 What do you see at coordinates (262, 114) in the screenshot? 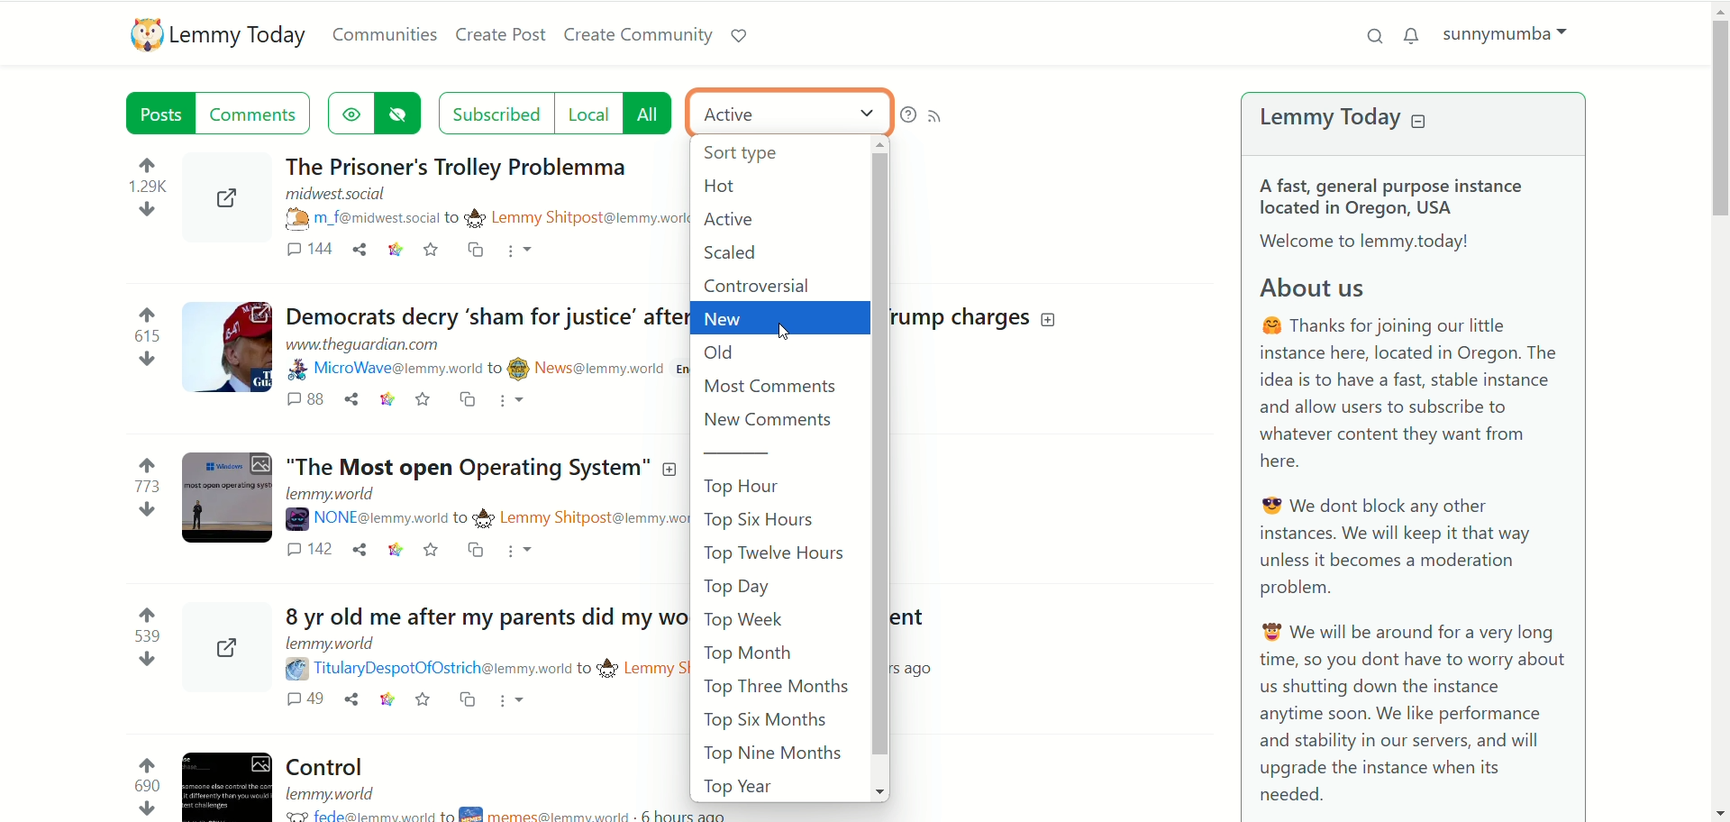
I see `comments` at bounding box center [262, 114].